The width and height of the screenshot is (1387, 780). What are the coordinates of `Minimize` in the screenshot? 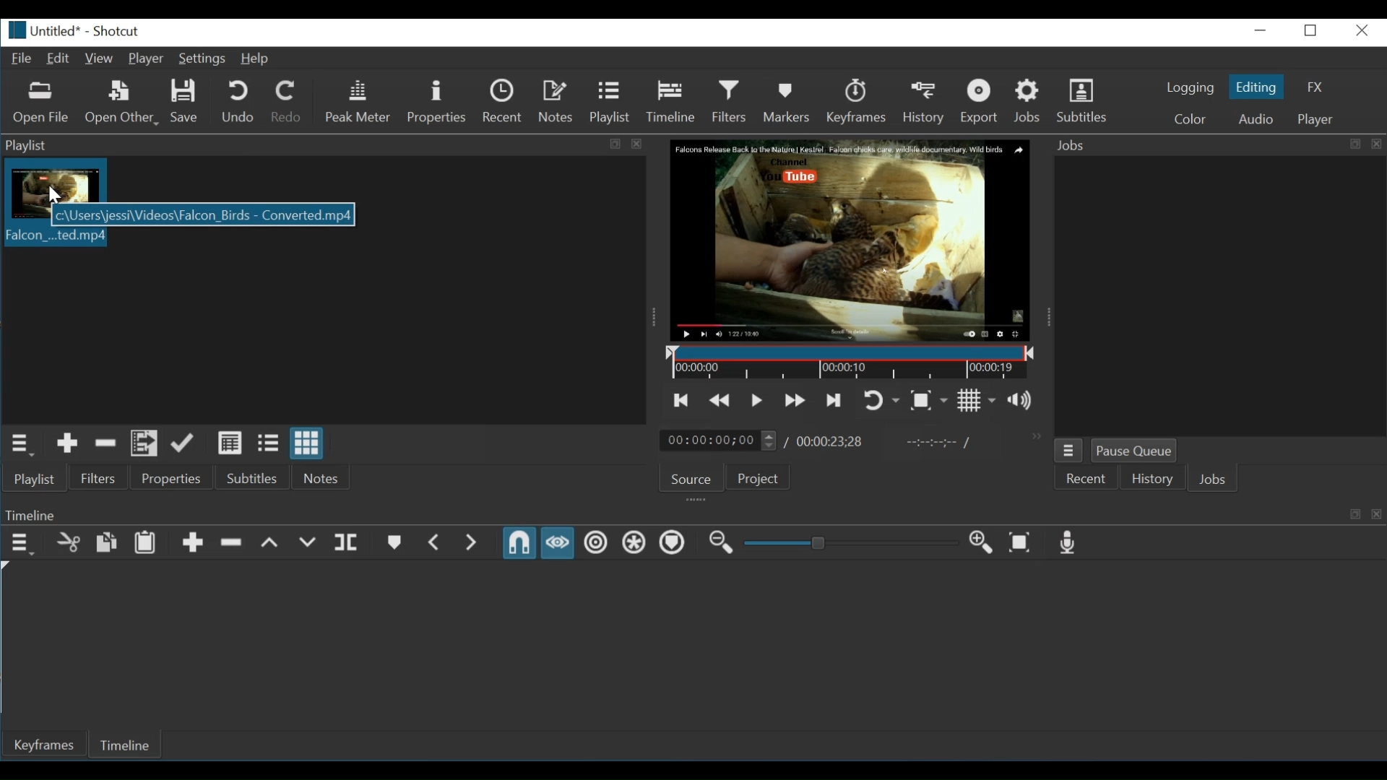 It's located at (1262, 30).